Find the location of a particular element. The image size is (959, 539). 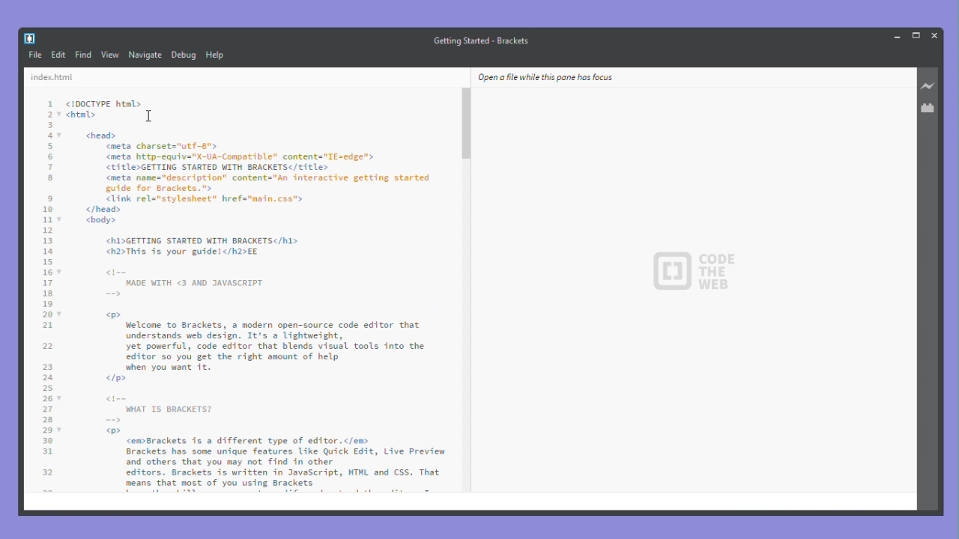

getting started - brackets is located at coordinates (484, 40).